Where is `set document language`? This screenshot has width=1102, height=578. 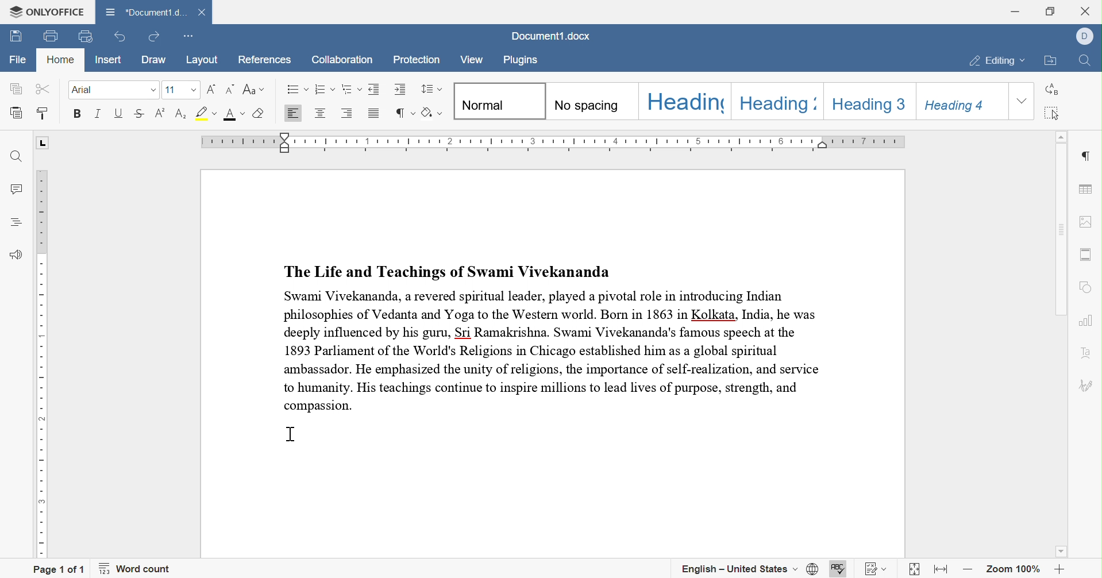 set document language is located at coordinates (812, 568).